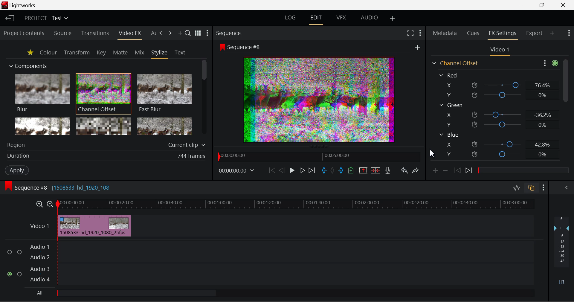 The height and width of the screenshot is (302, 574). Describe the element at coordinates (435, 172) in the screenshot. I see `Add keyframe` at that location.